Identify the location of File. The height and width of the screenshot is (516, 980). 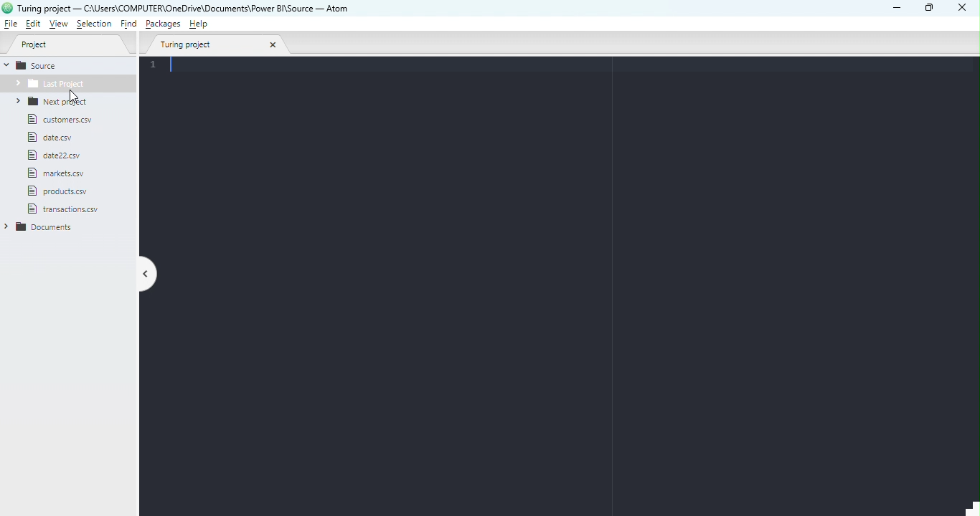
(57, 173).